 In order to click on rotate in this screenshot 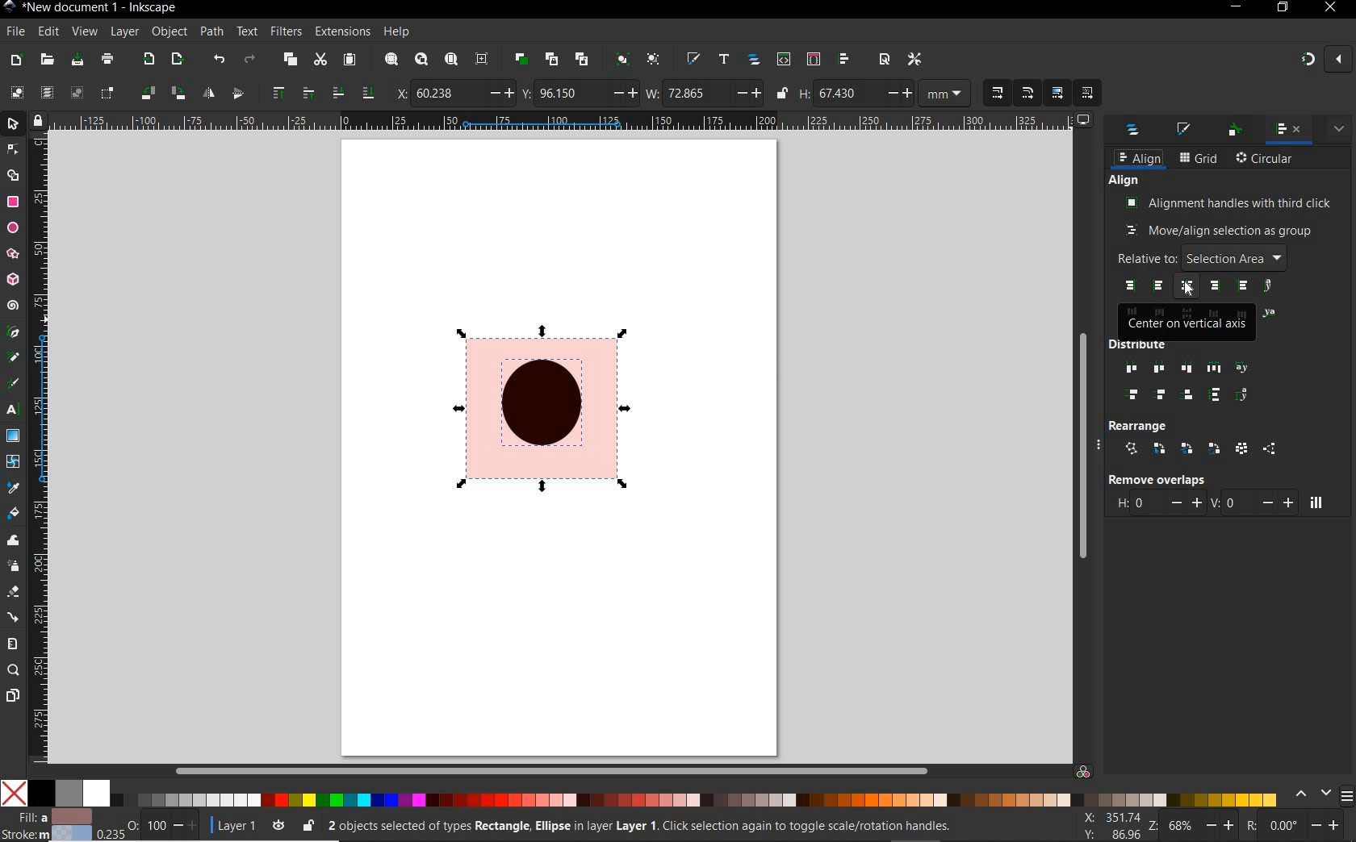, I will do `click(1299, 827)`.